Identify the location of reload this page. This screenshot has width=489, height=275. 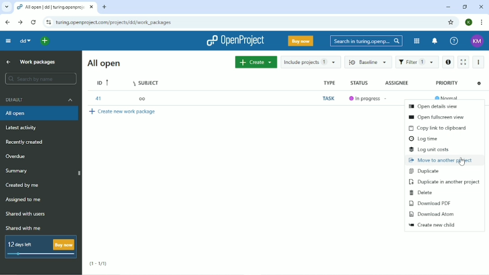
(34, 22).